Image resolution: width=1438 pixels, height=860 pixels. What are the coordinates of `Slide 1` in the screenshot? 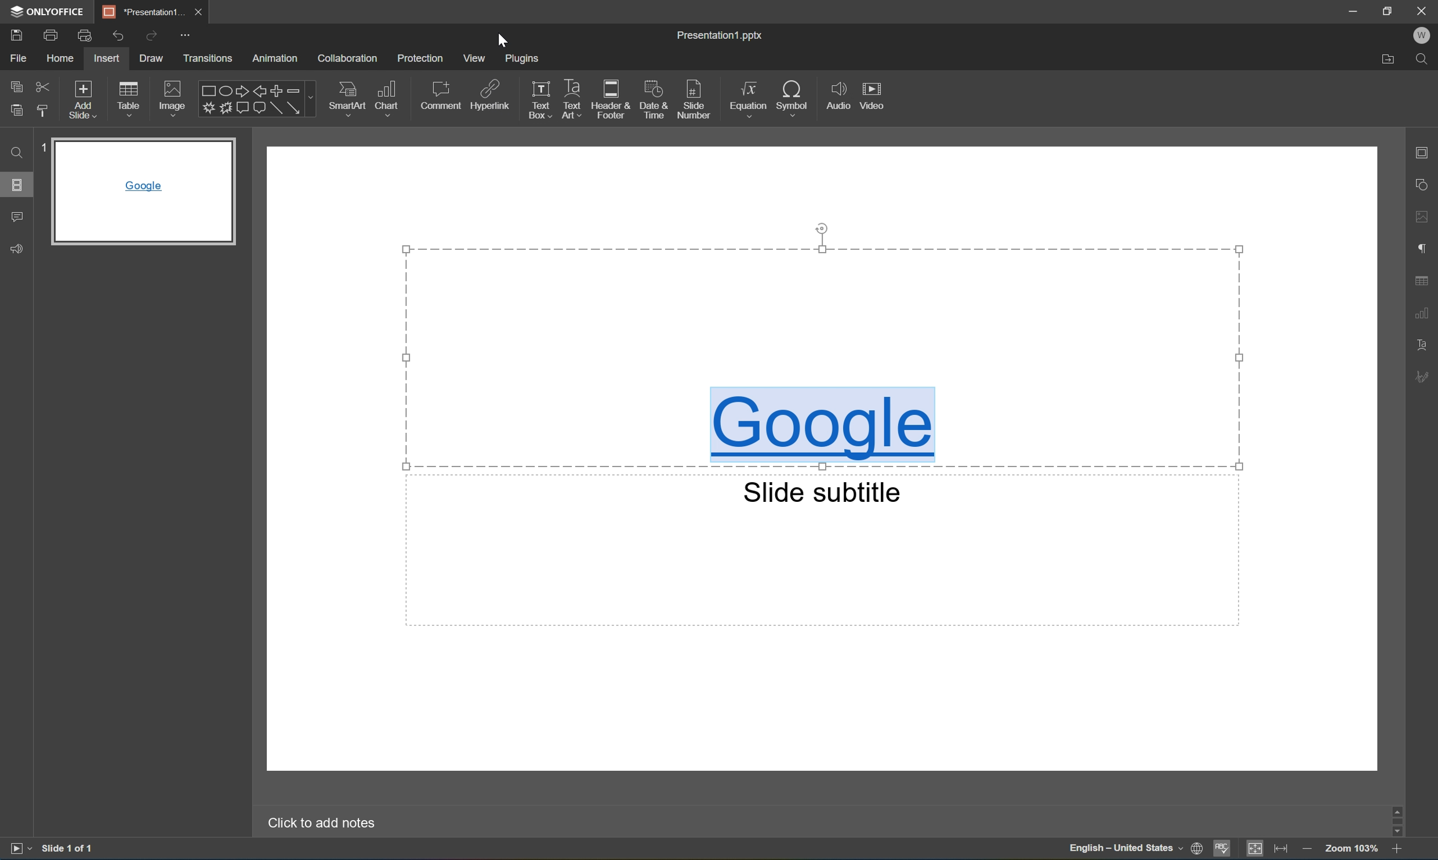 It's located at (136, 192).